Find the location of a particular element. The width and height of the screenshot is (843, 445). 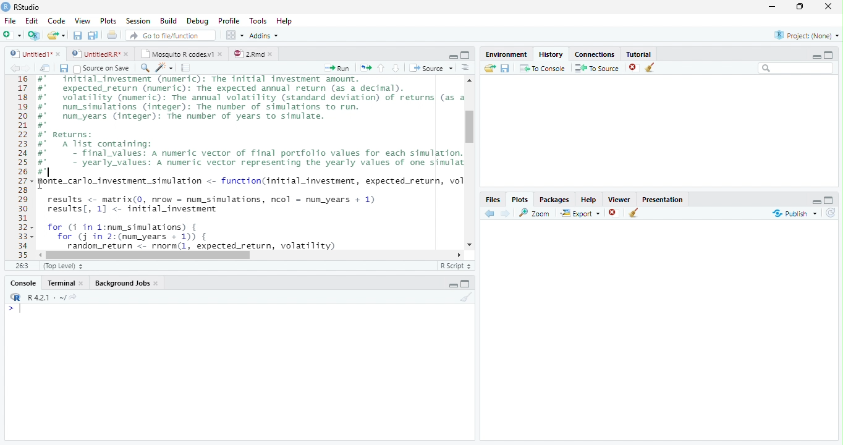

View is located at coordinates (82, 20).